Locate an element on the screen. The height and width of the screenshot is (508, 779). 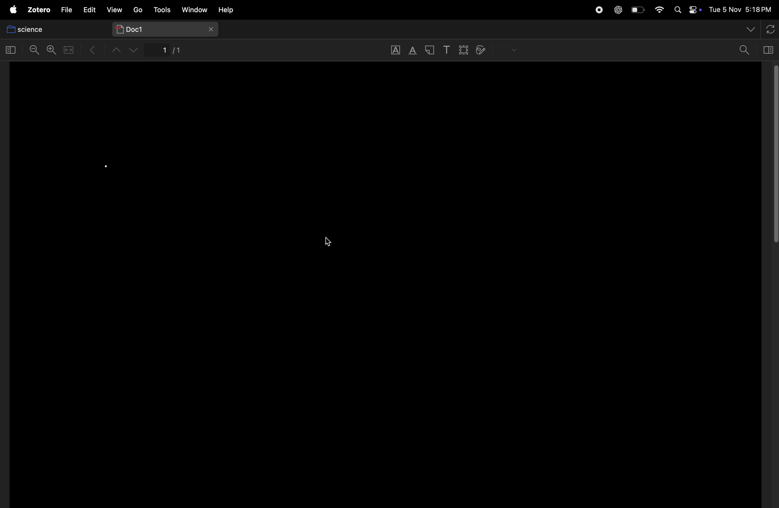
apple widgets is located at coordinates (687, 9).